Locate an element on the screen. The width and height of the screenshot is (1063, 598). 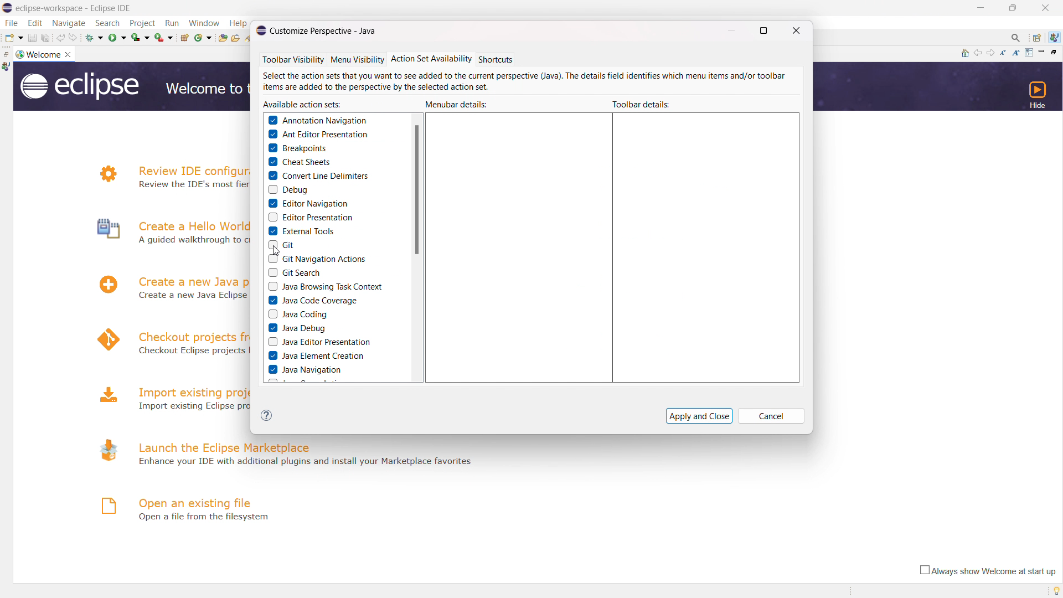
minimize is located at coordinates (979, 8).